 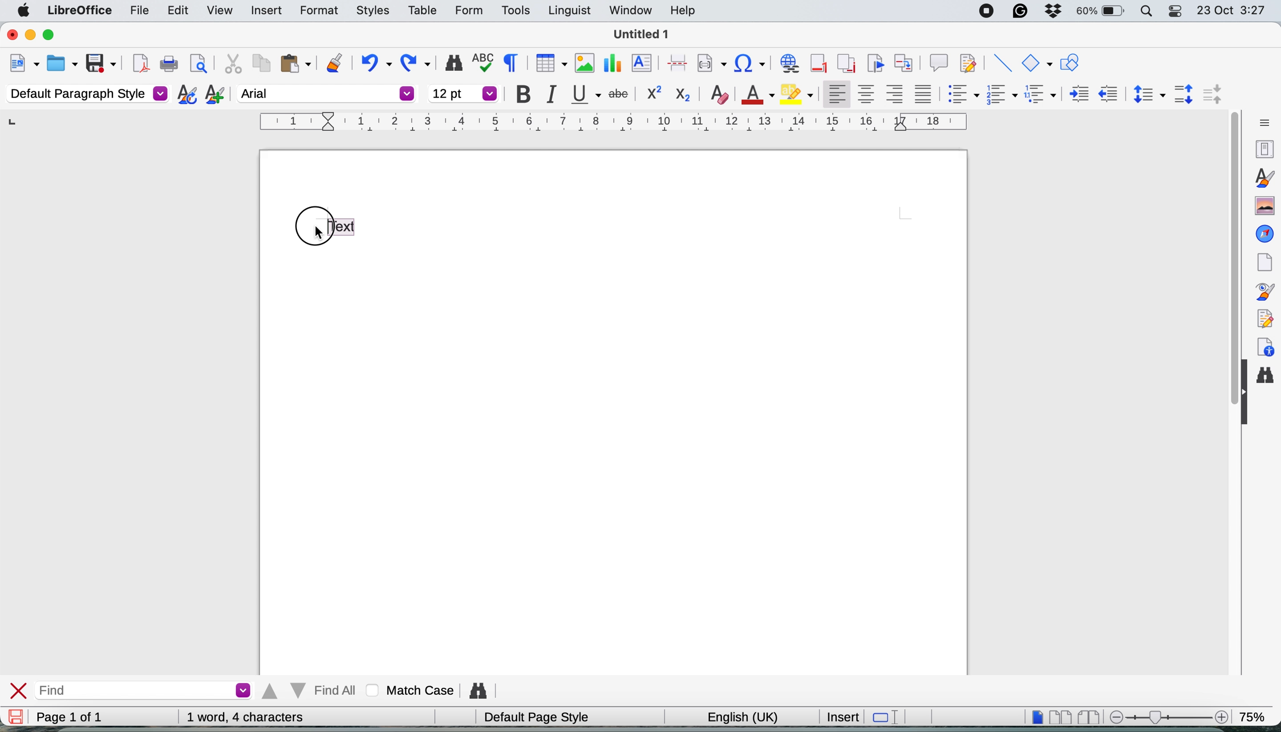 What do you see at coordinates (719, 95) in the screenshot?
I see `clear direct formatting` at bounding box center [719, 95].